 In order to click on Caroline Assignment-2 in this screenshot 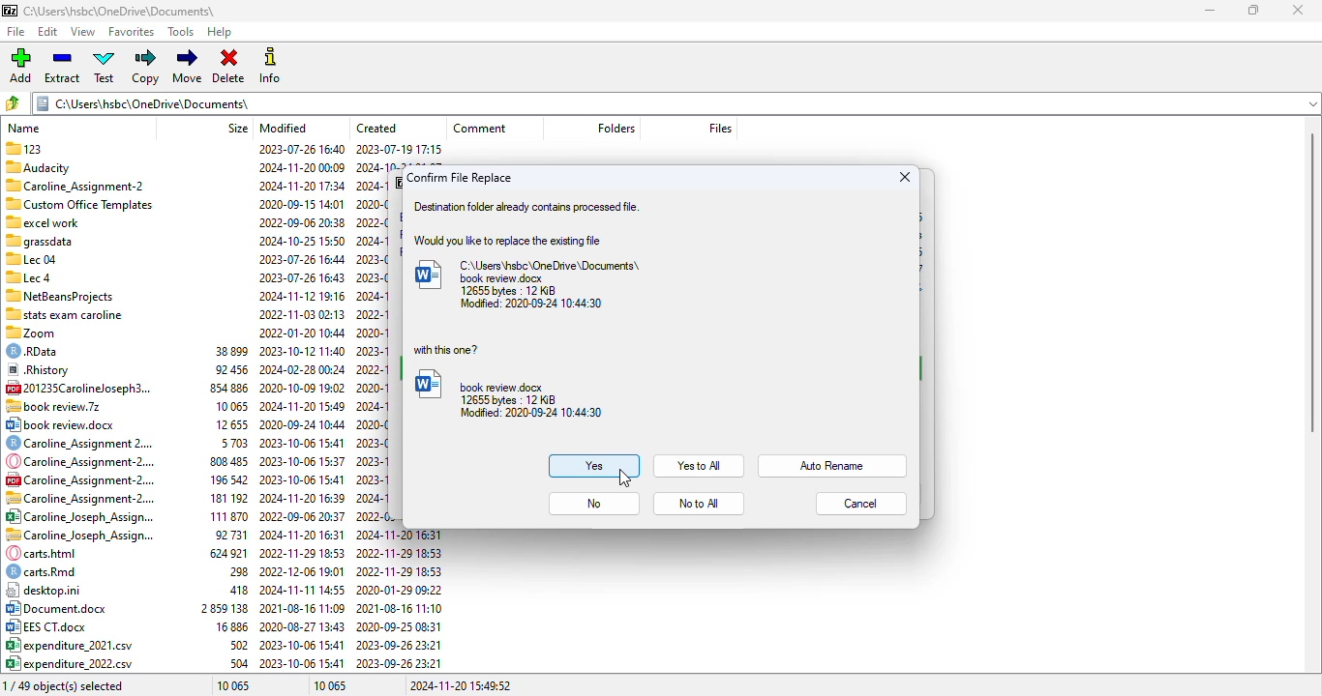, I will do `click(75, 186)`.